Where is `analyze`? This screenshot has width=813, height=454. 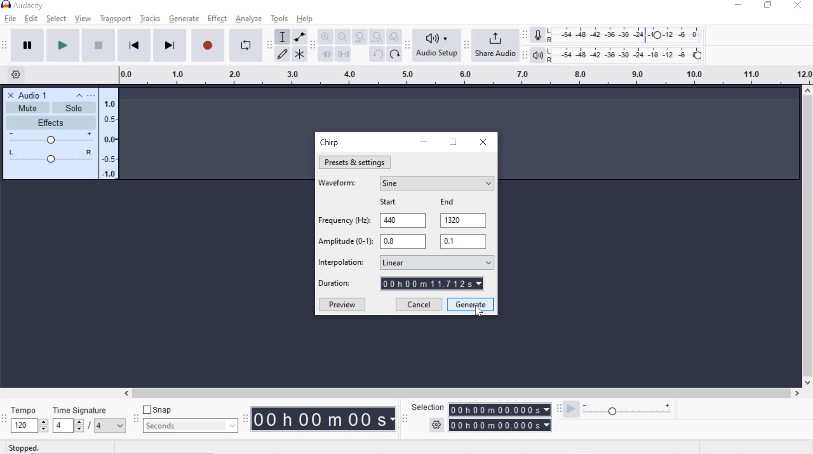 analyze is located at coordinates (249, 19).